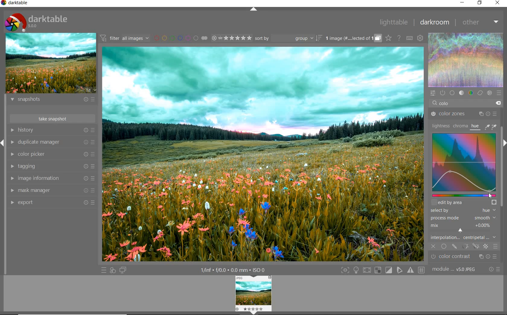  I want to click on waveform, so click(466, 60).